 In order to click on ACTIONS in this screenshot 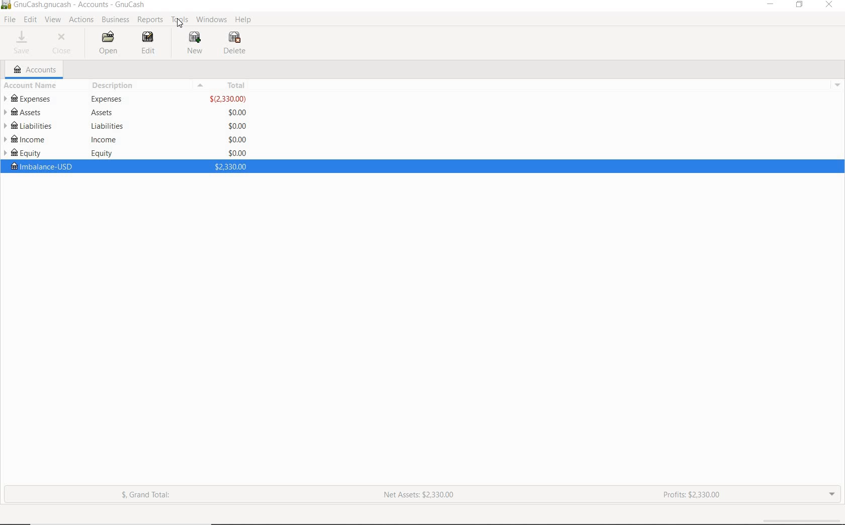, I will do `click(81, 20)`.